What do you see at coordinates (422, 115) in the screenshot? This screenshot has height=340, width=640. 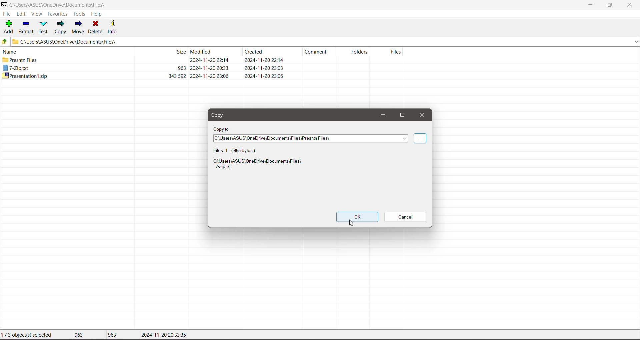 I see `Close` at bounding box center [422, 115].